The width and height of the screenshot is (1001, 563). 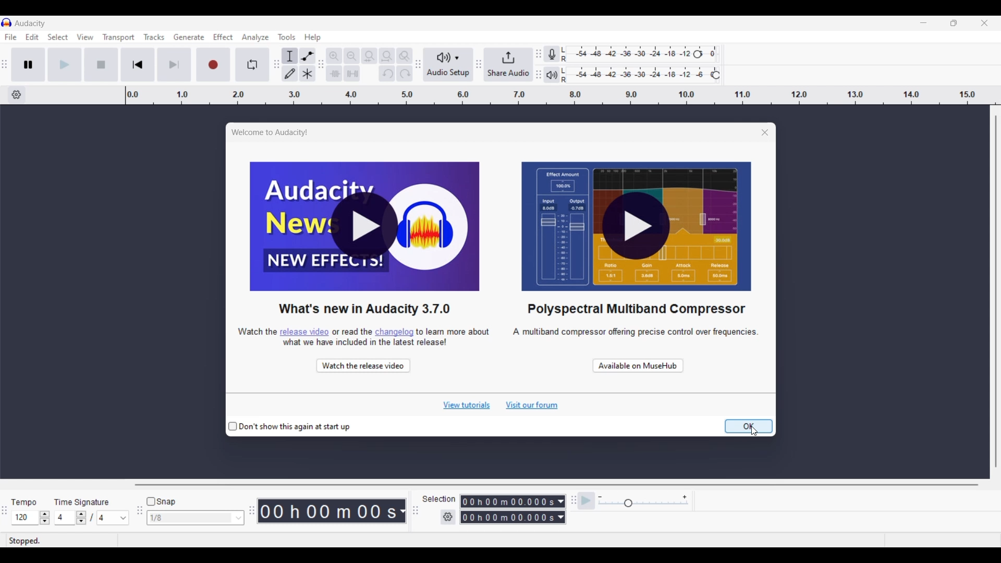 What do you see at coordinates (352, 74) in the screenshot?
I see `Silence audio selection` at bounding box center [352, 74].